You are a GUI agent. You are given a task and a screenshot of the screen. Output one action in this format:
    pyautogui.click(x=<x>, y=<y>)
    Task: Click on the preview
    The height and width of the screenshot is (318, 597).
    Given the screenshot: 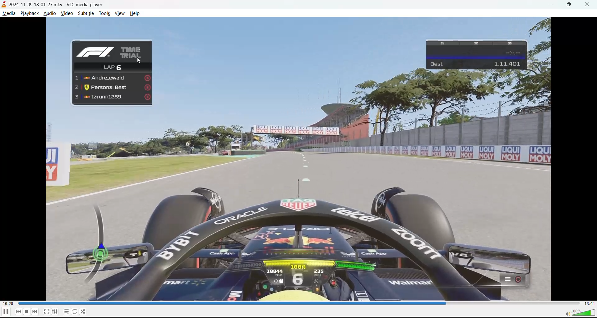 What is the action you would take?
    pyautogui.click(x=541, y=74)
    